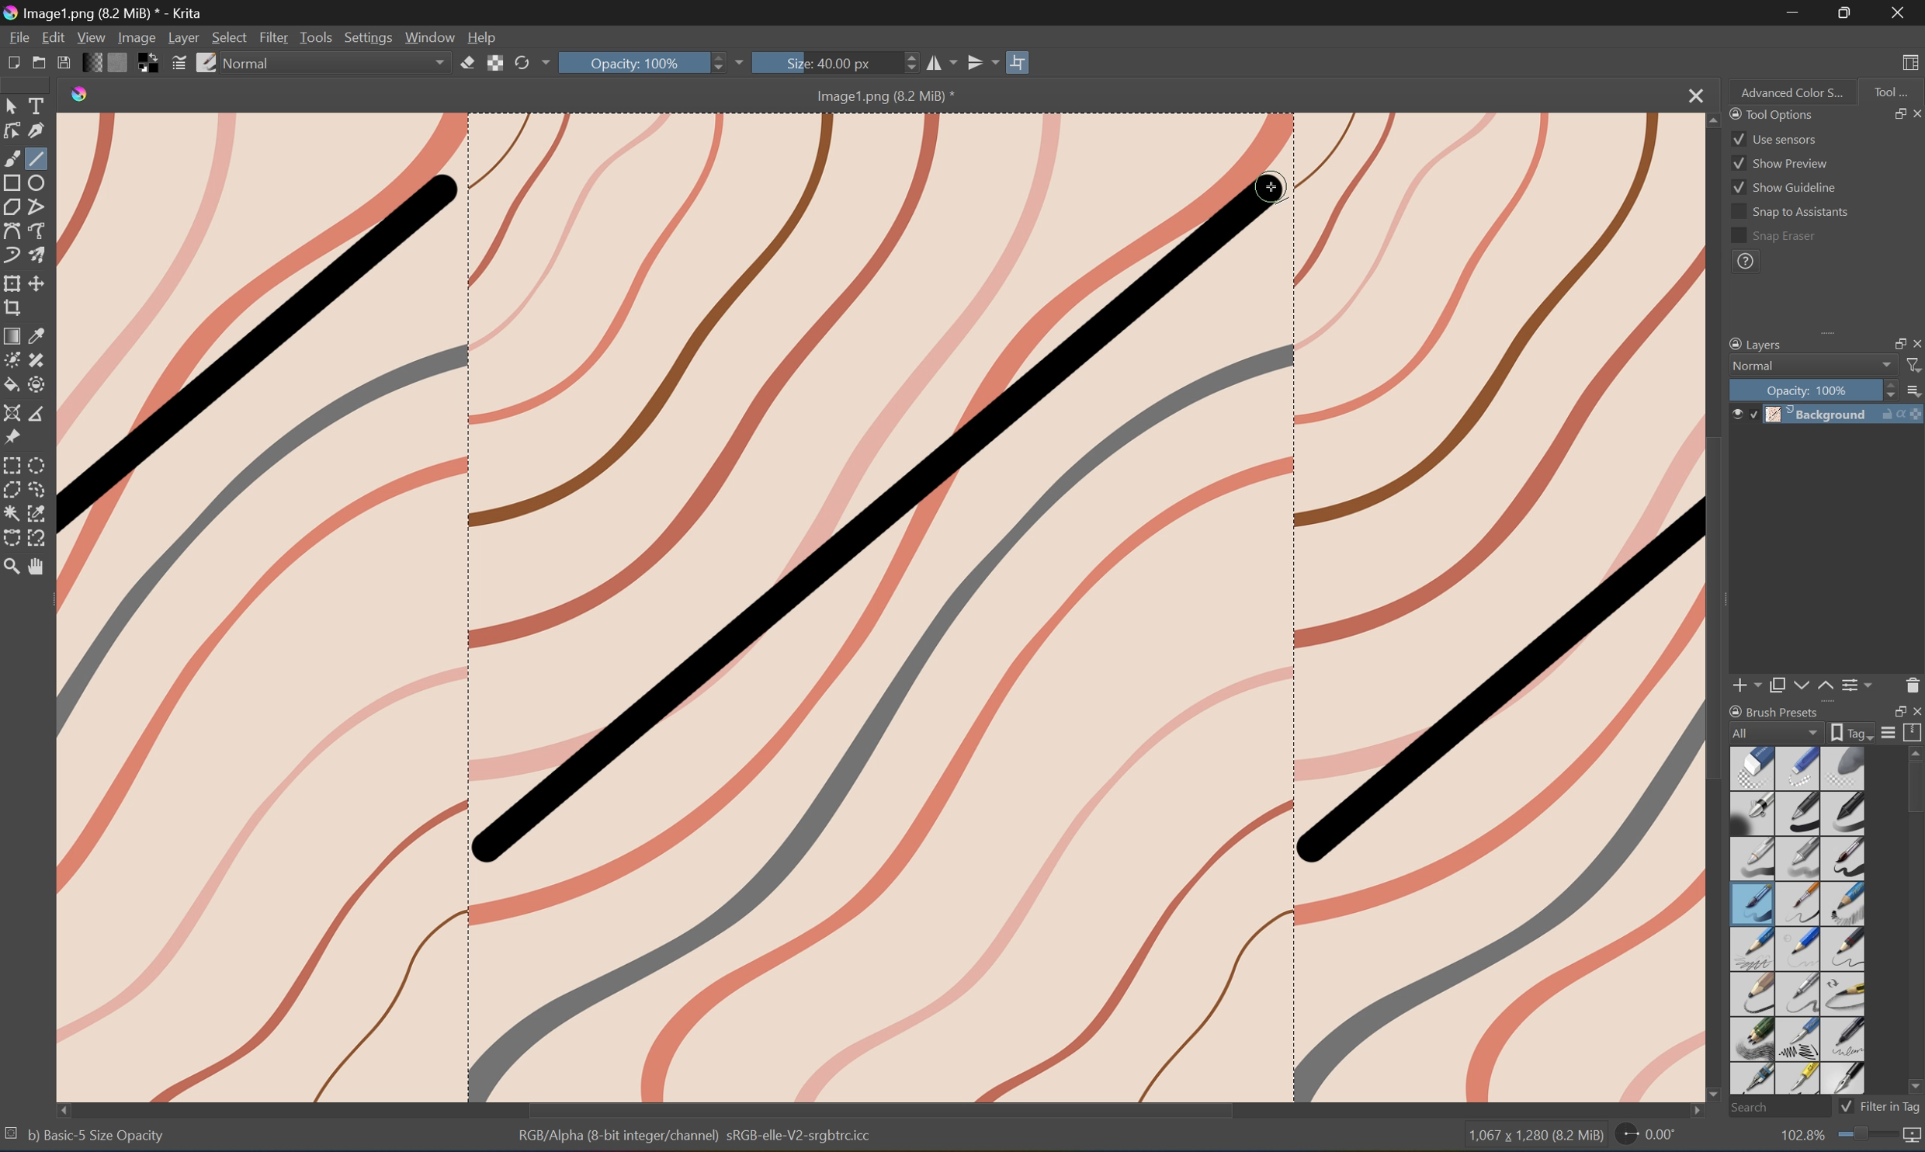  I want to click on Similar color selection tool, so click(39, 513).